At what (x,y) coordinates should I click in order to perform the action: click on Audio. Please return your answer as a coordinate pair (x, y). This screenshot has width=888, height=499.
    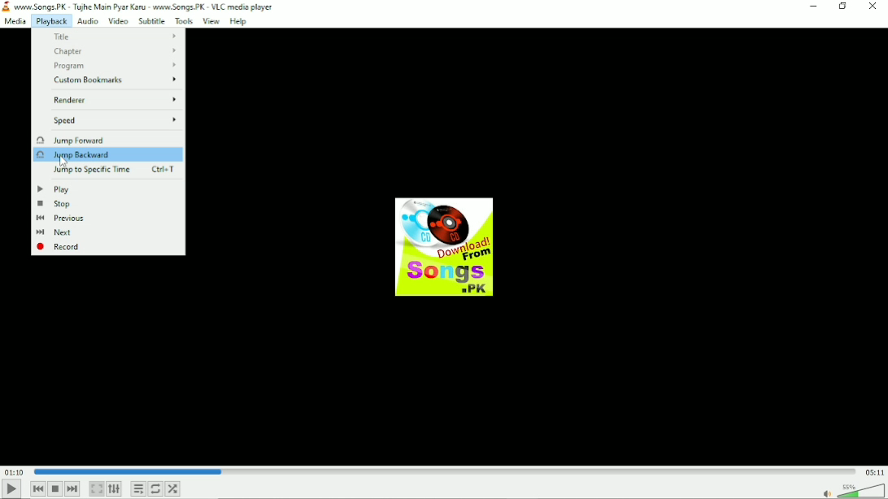
    Looking at the image, I should click on (87, 21).